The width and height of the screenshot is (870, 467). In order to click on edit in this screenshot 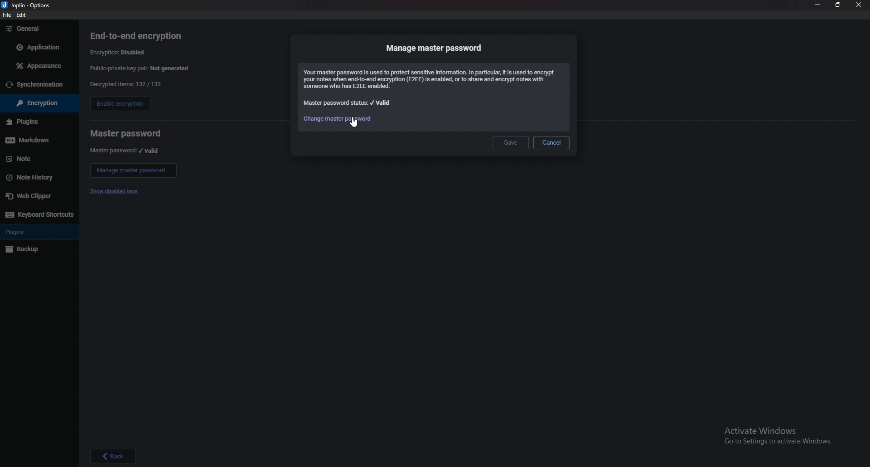, I will do `click(23, 15)`.